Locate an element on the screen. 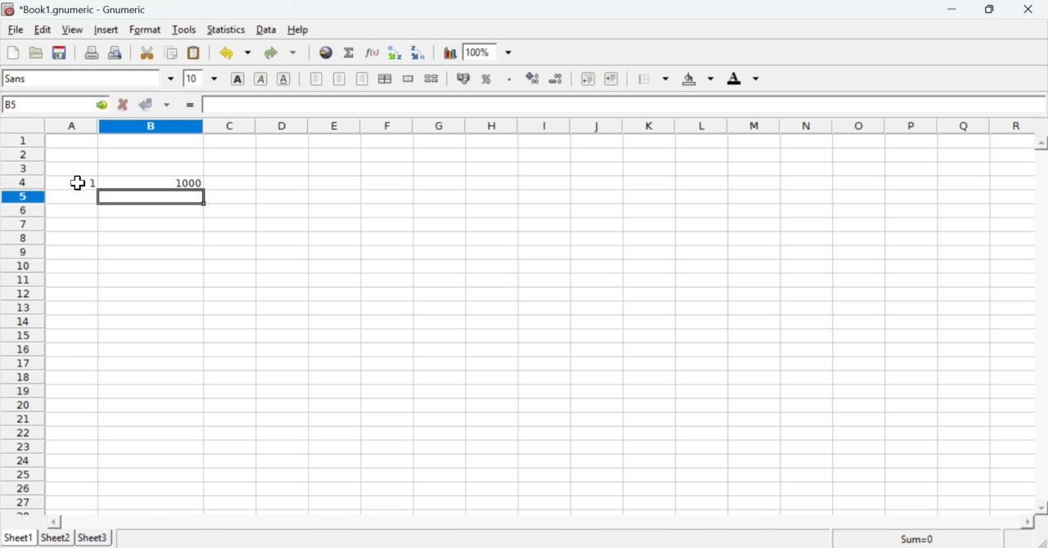 Image resolution: width=1048 pixels, height=548 pixels. Split merged range of cells is located at coordinates (431, 78).